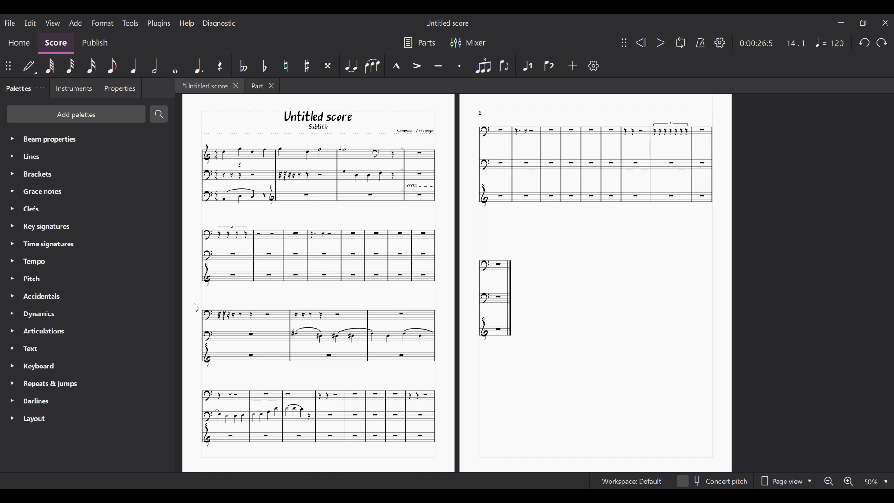 This screenshot has width=894, height=503. What do you see at coordinates (221, 66) in the screenshot?
I see `Rest` at bounding box center [221, 66].